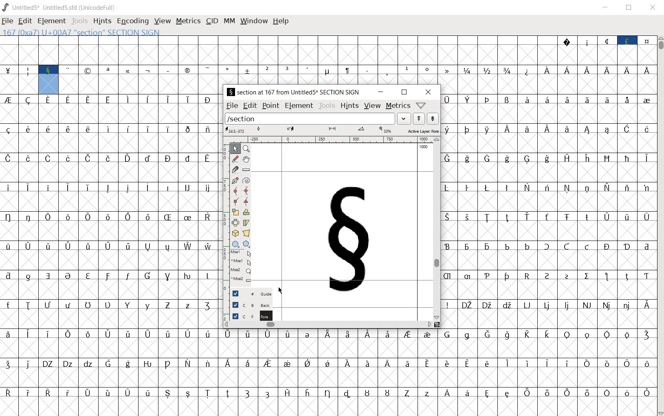  What do you see at coordinates (325, 325) in the screenshot?
I see `scrollbar` at bounding box center [325, 325].